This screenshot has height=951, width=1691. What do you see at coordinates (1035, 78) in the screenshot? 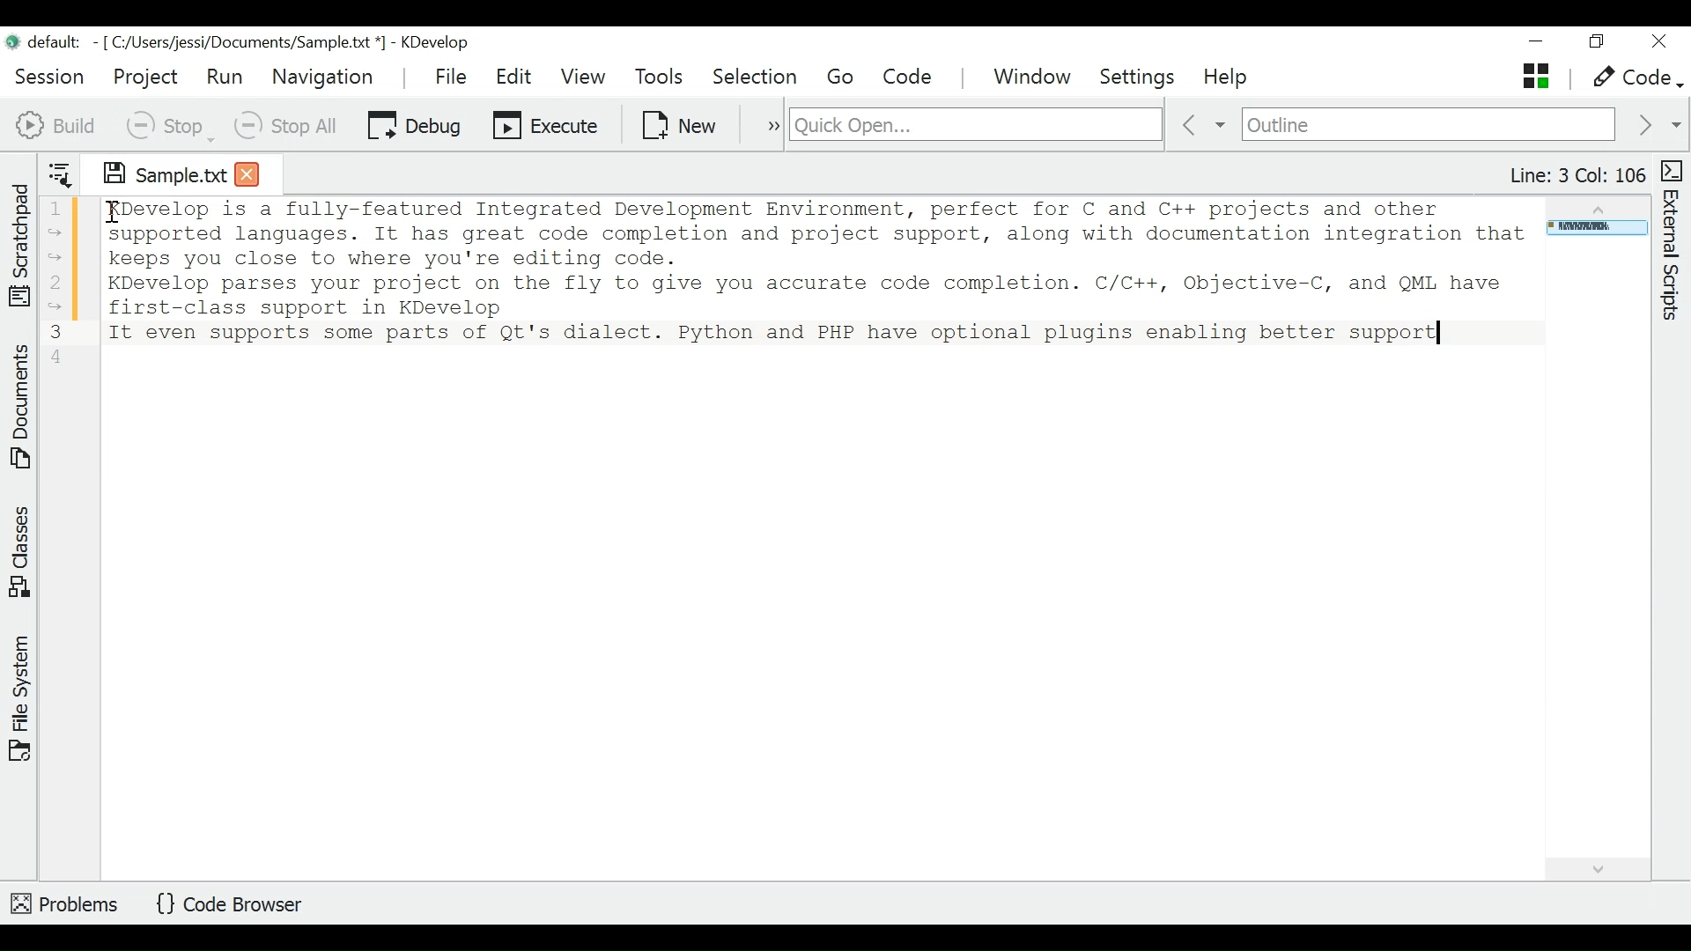
I see `Window` at bounding box center [1035, 78].